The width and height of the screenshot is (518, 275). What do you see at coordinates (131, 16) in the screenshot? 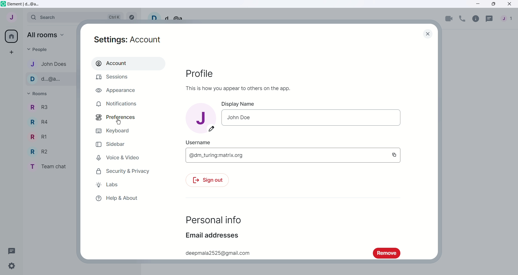
I see `Explore rooms` at bounding box center [131, 16].